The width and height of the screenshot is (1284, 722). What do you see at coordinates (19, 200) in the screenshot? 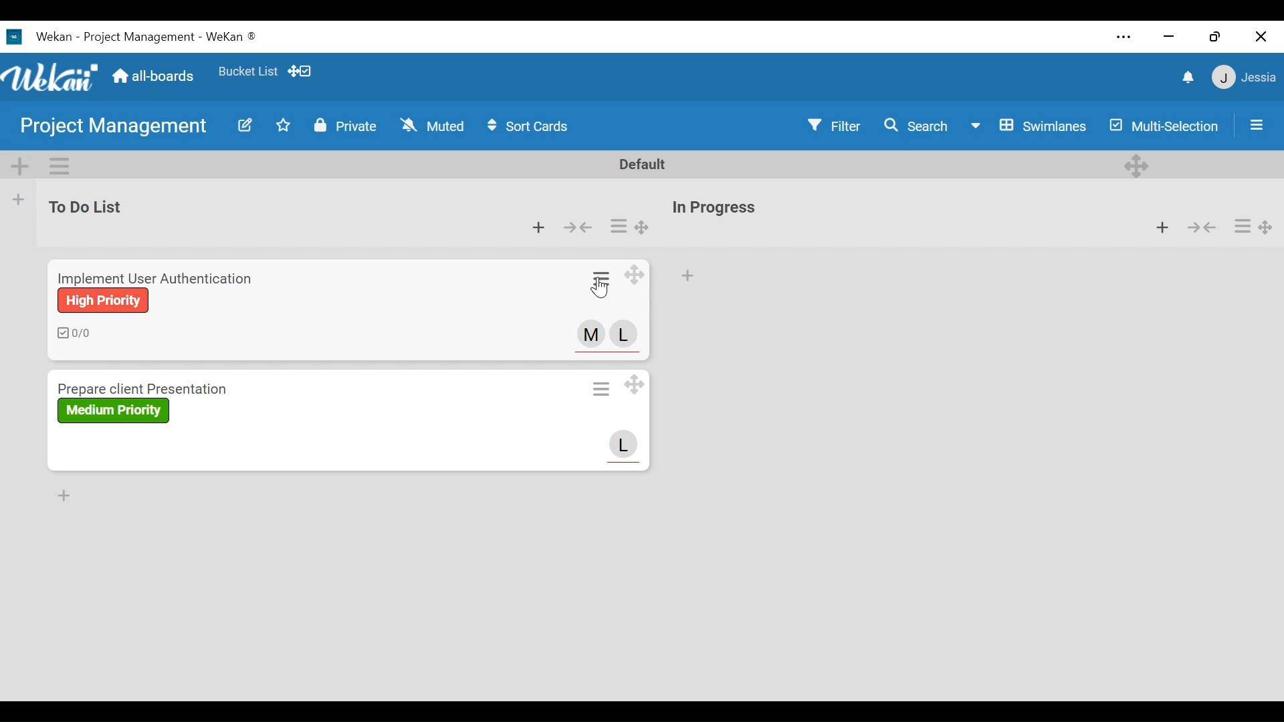
I see `Add list` at bounding box center [19, 200].